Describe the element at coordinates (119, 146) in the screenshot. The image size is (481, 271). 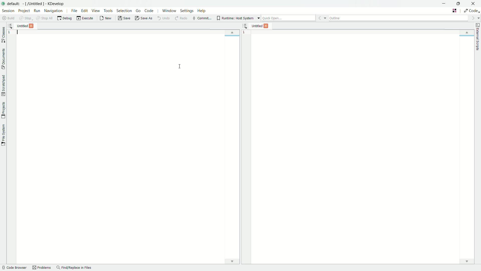
I see `file 1 workspace` at that location.